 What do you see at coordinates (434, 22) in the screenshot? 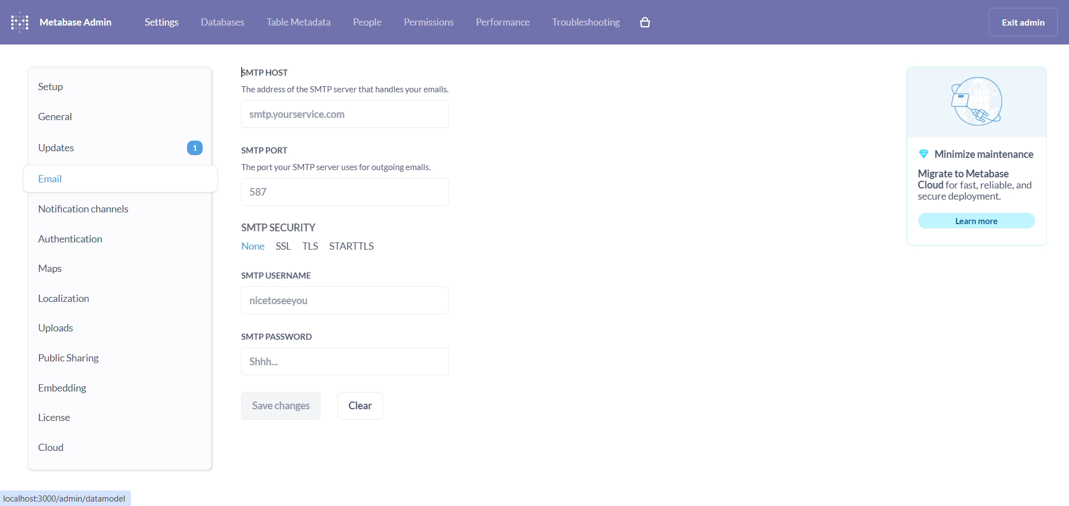
I see `permission` at bounding box center [434, 22].